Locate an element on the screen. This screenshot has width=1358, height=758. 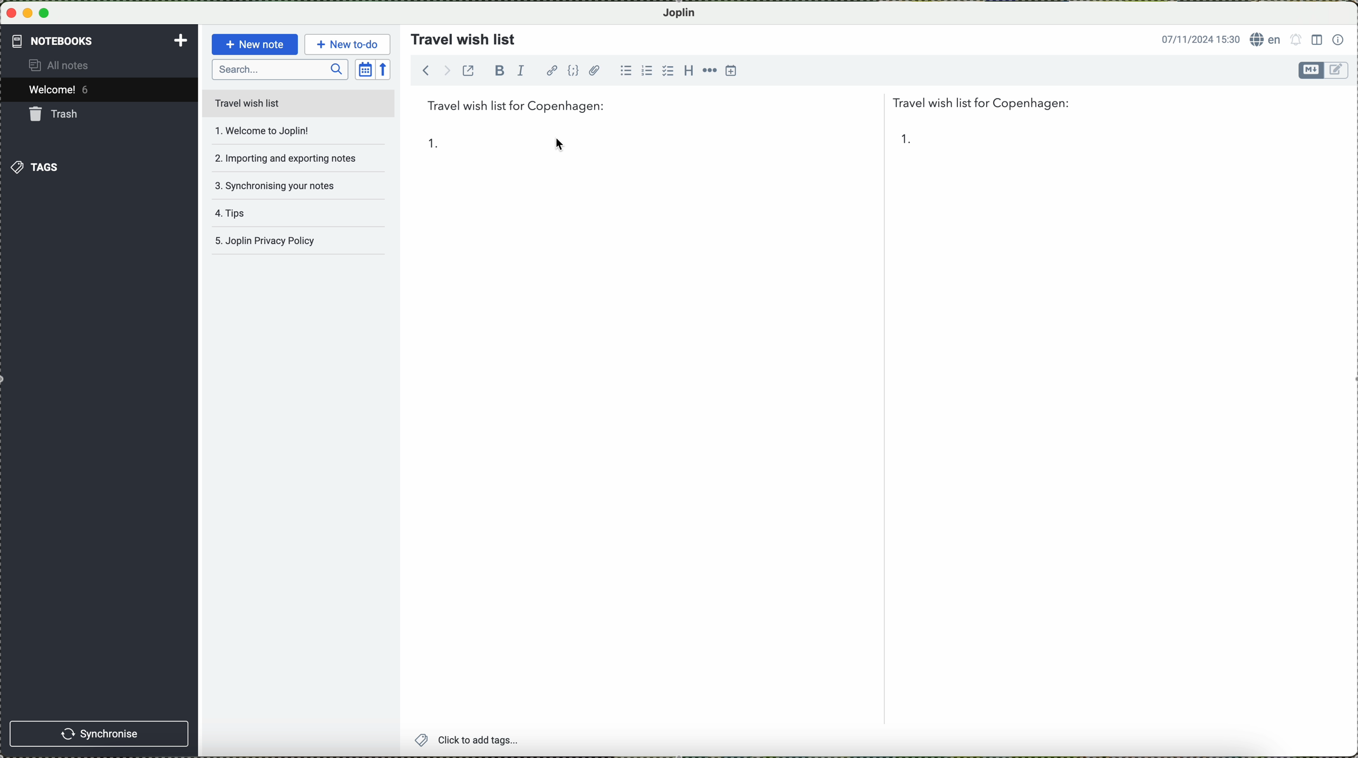
heading is located at coordinates (687, 70).